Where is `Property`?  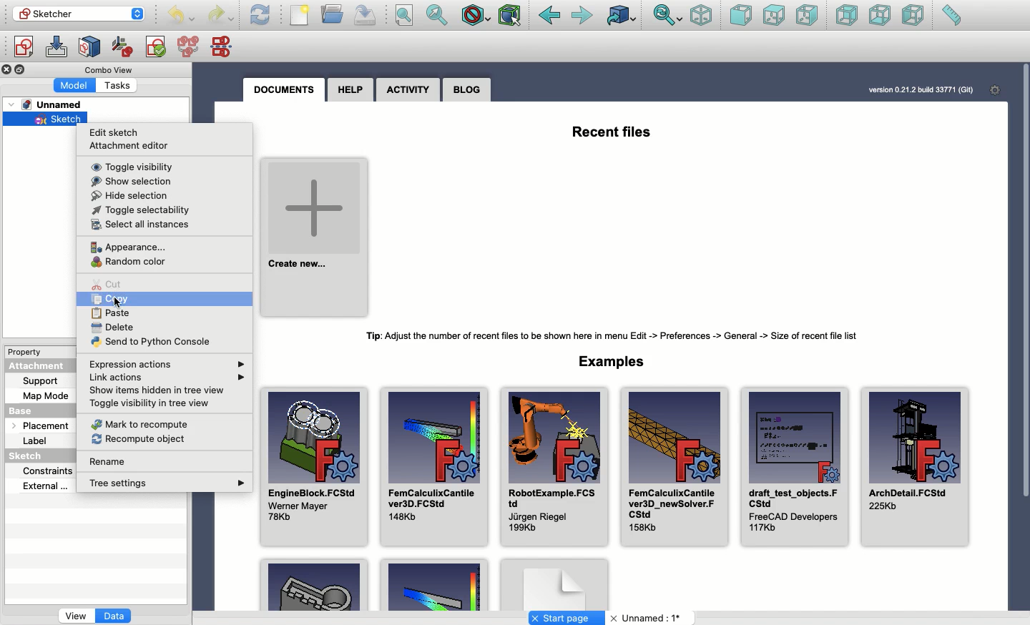
Property is located at coordinates (26, 351).